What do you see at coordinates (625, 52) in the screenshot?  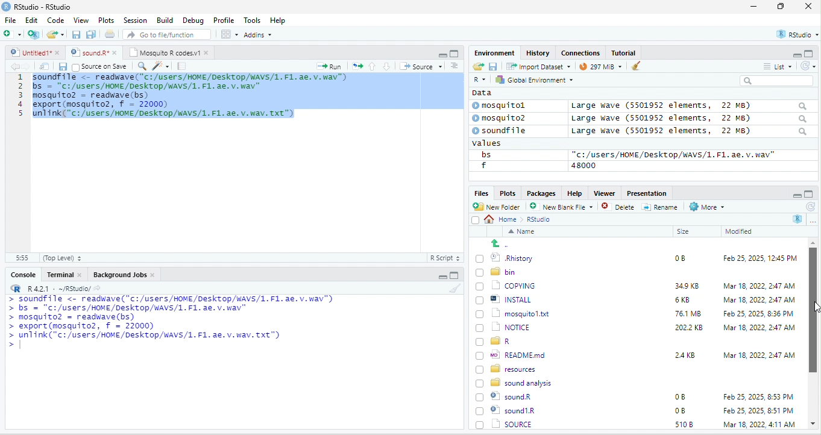 I see `Tutorial` at bounding box center [625, 52].